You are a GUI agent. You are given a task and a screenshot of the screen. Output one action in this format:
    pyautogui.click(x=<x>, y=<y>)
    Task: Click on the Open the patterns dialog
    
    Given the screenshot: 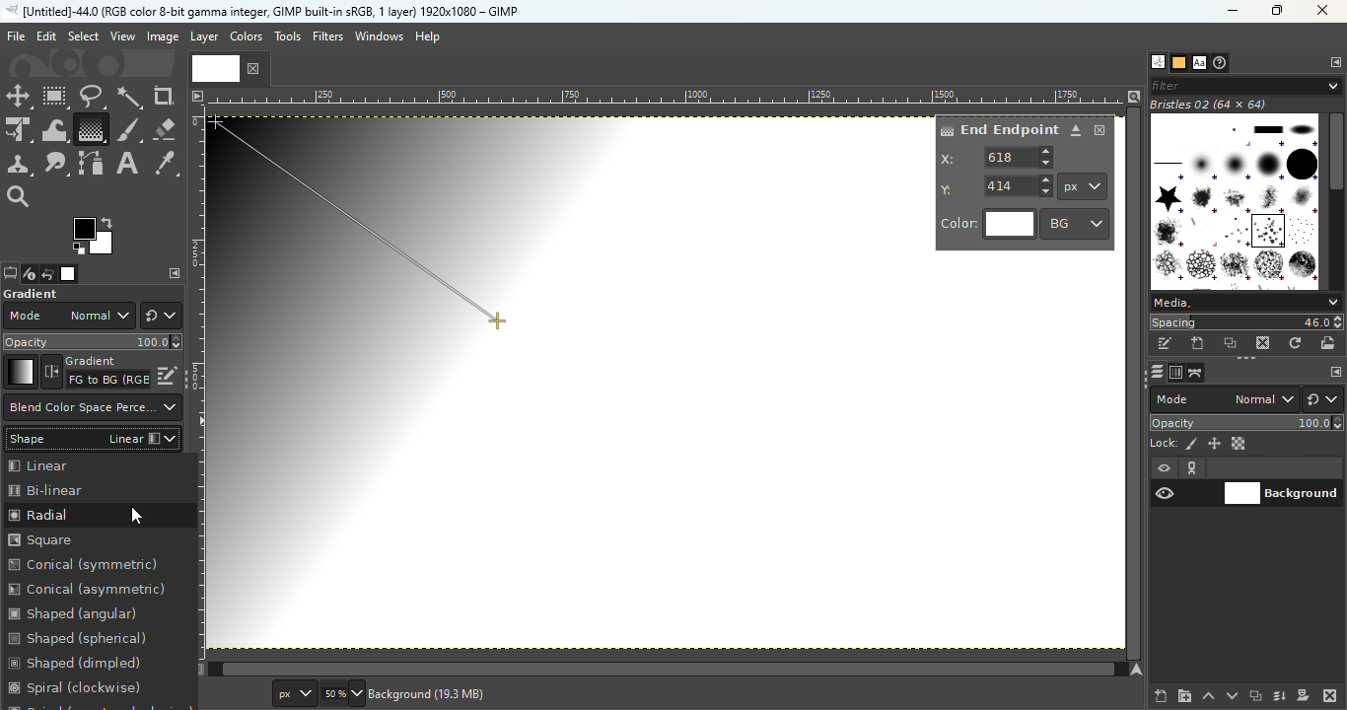 What is the action you would take?
    pyautogui.click(x=1179, y=63)
    